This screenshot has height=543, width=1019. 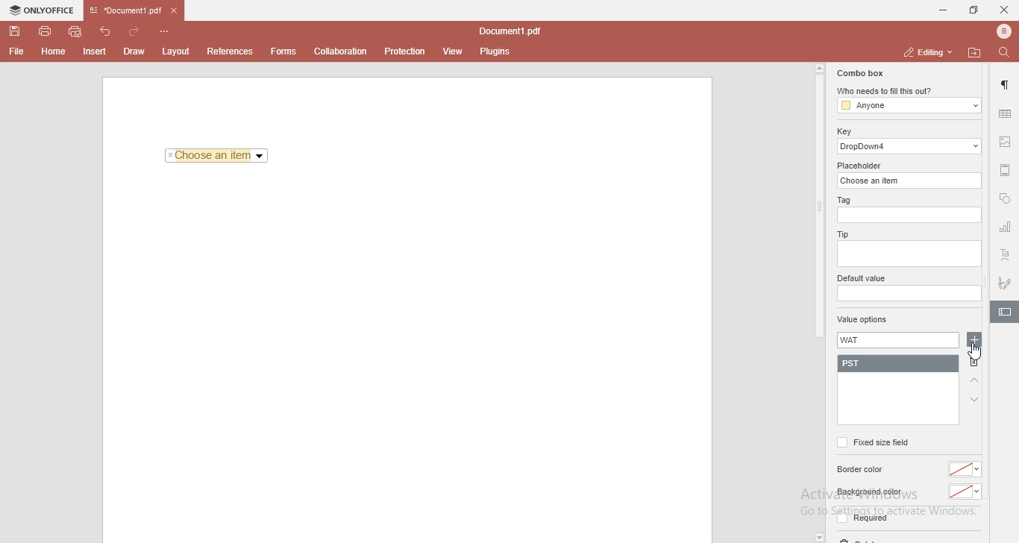 I want to click on protection, so click(x=405, y=51).